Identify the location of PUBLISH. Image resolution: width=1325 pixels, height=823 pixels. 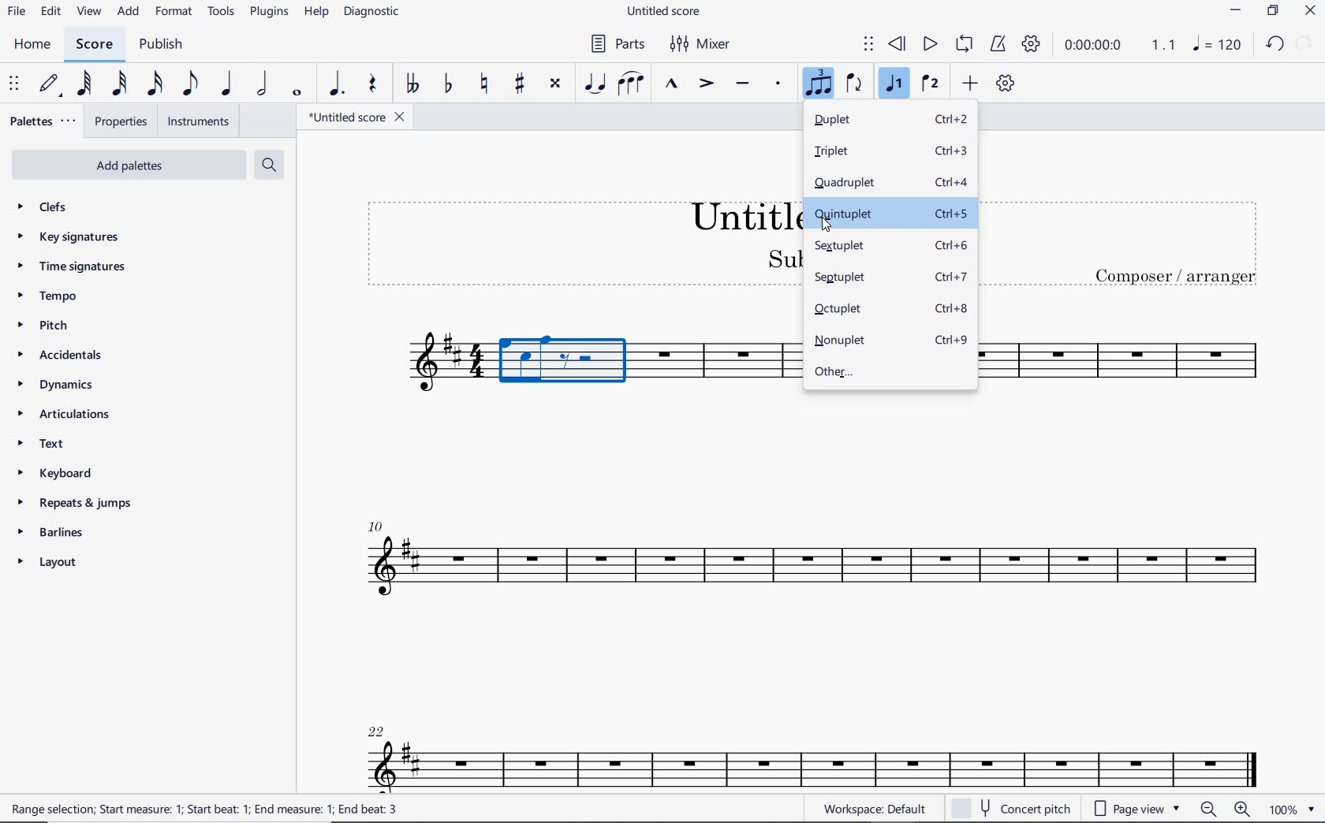
(162, 47).